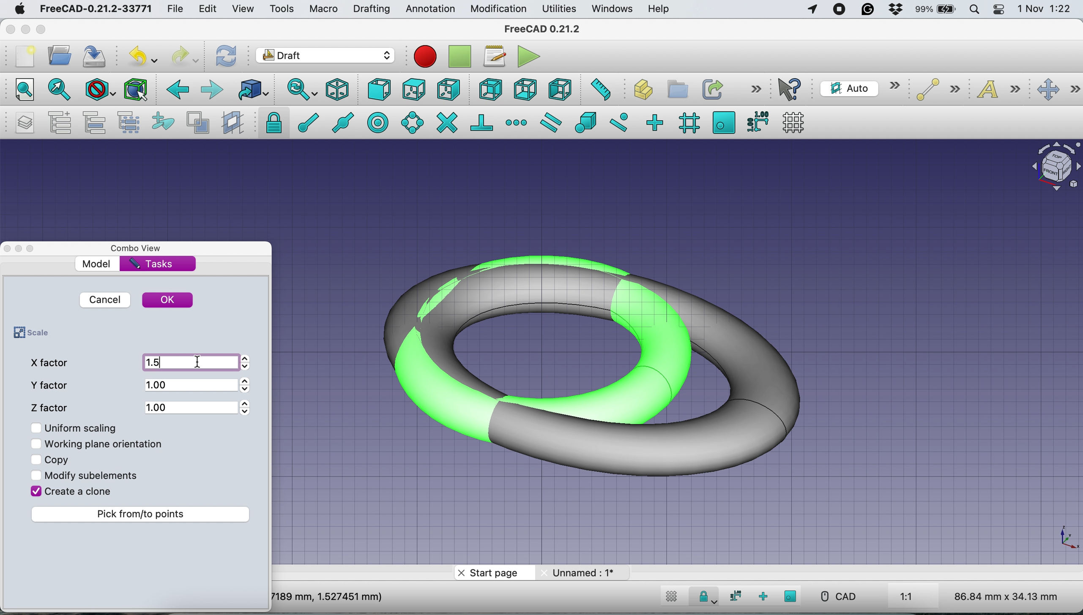 Image resolution: width=1083 pixels, height=615 pixels. What do you see at coordinates (601, 365) in the screenshot?
I see `Scaled Torus` at bounding box center [601, 365].